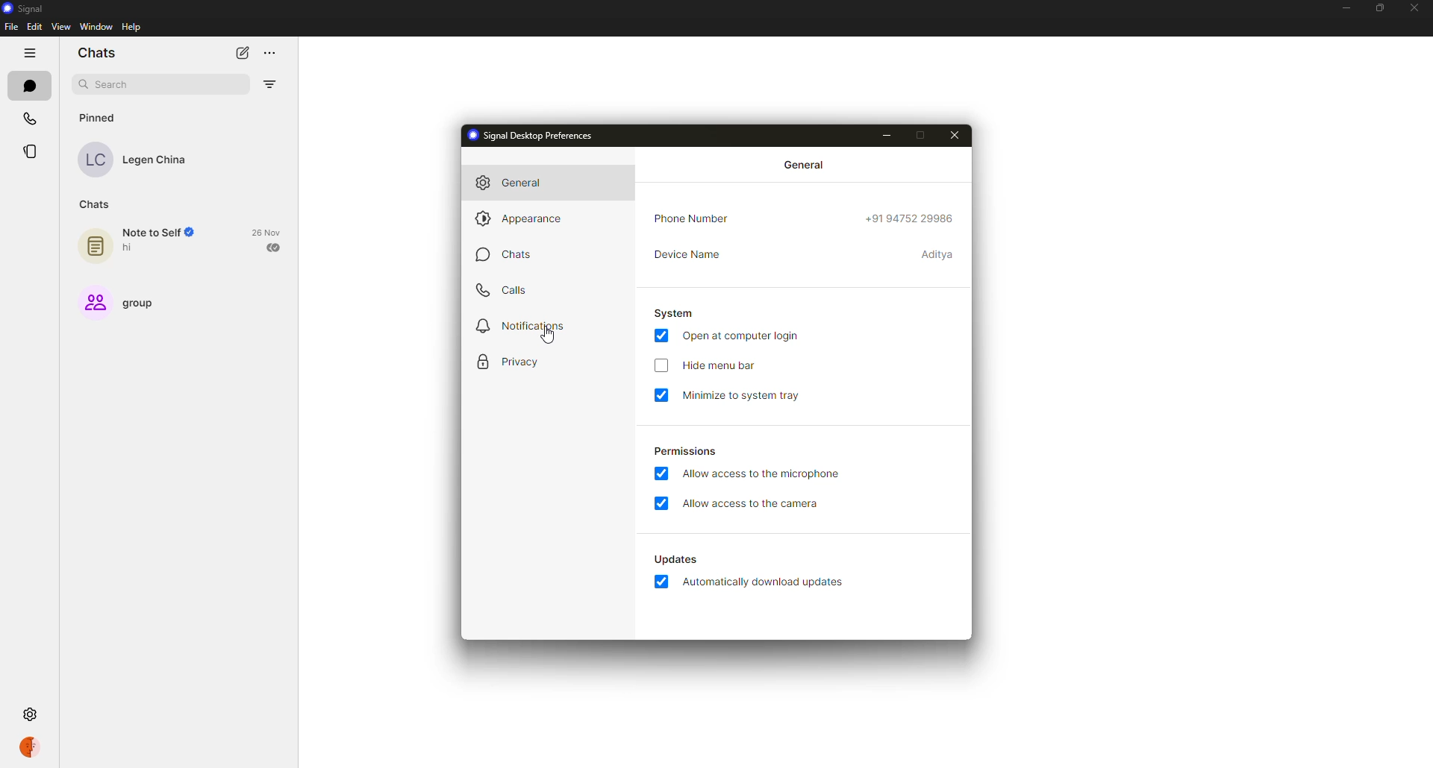  Describe the element at coordinates (527, 325) in the screenshot. I see `notifications` at that location.